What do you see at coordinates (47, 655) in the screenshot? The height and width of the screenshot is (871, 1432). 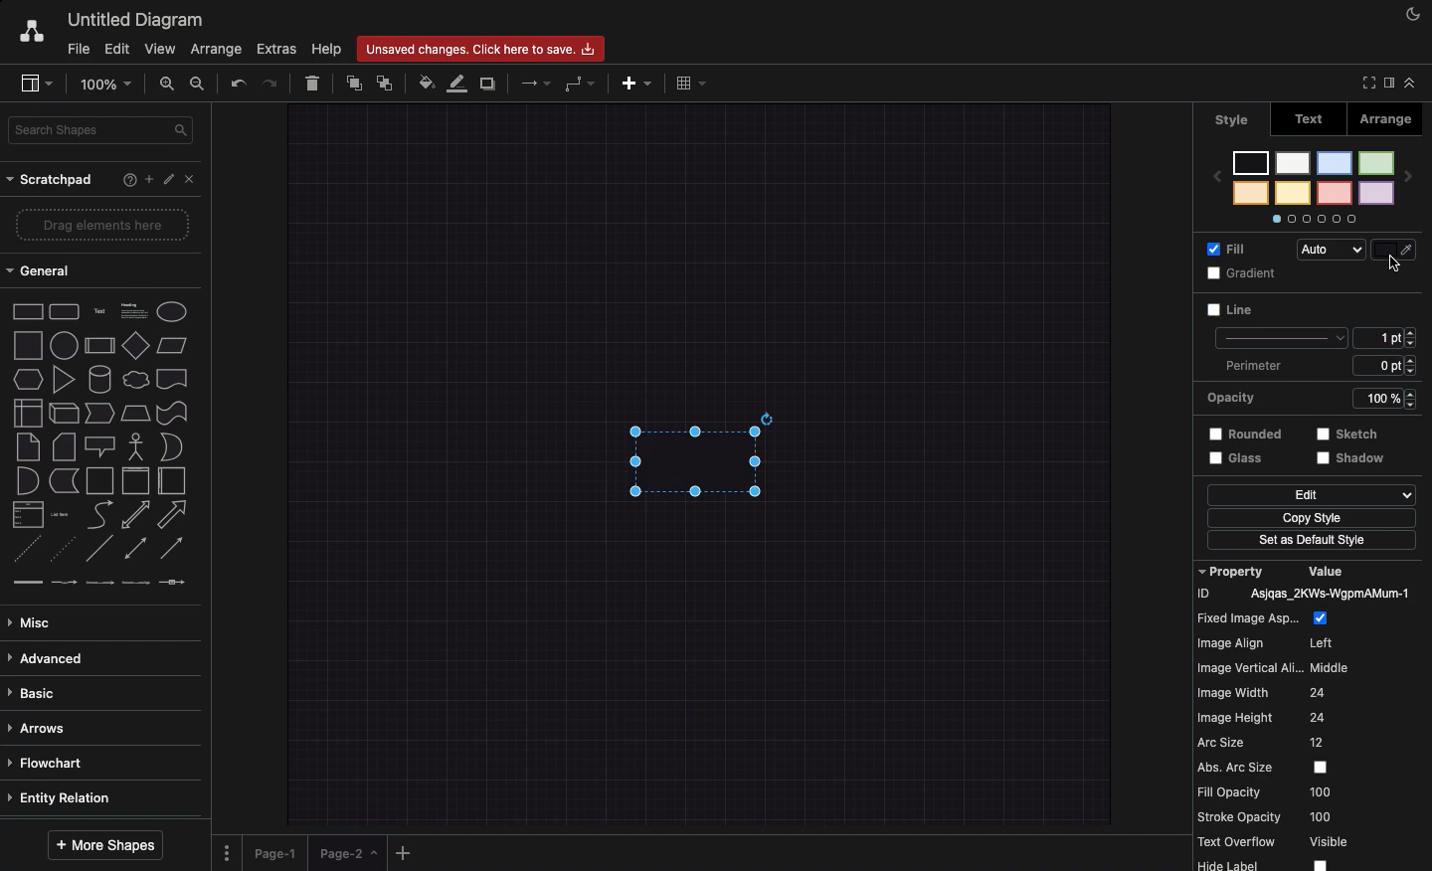 I see `Advanced` at bounding box center [47, 655].